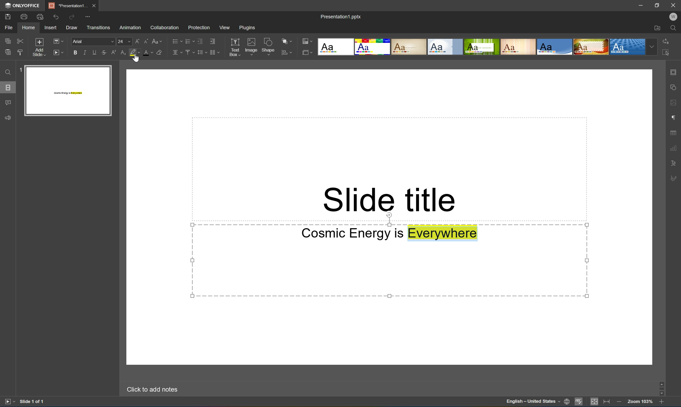 The width and height of the screenshot is (681, 407). What do you see at coordinates (202, 52) in the screenshot?
I see `Line spacing` at bounding box center [202, 52].